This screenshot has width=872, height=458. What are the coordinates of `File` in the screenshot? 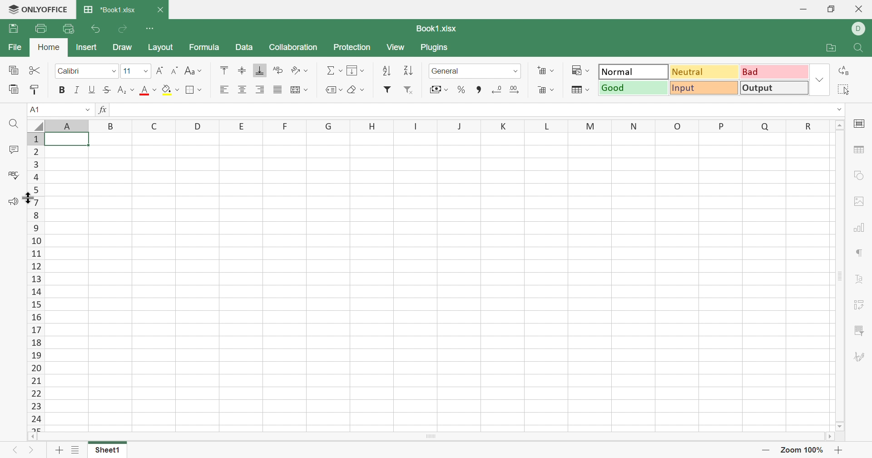 It's located at (15, 45).